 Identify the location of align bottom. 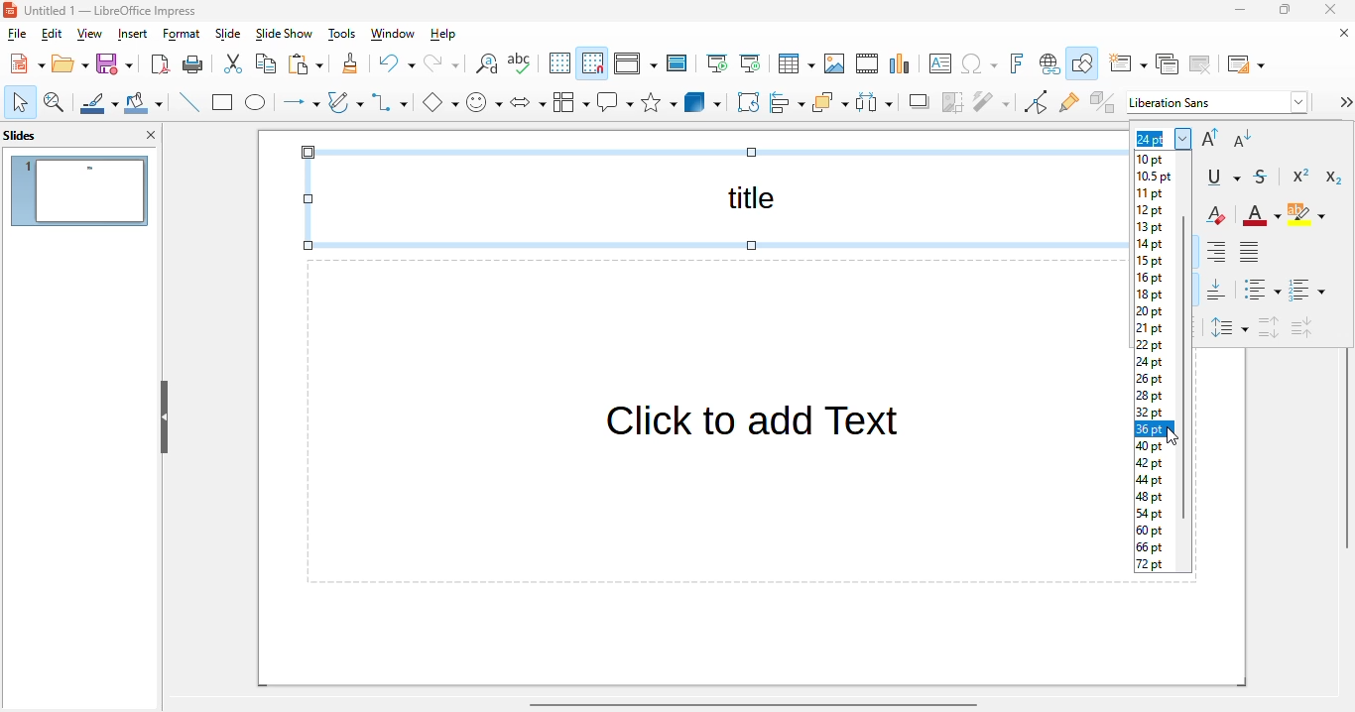
(1217, 290).